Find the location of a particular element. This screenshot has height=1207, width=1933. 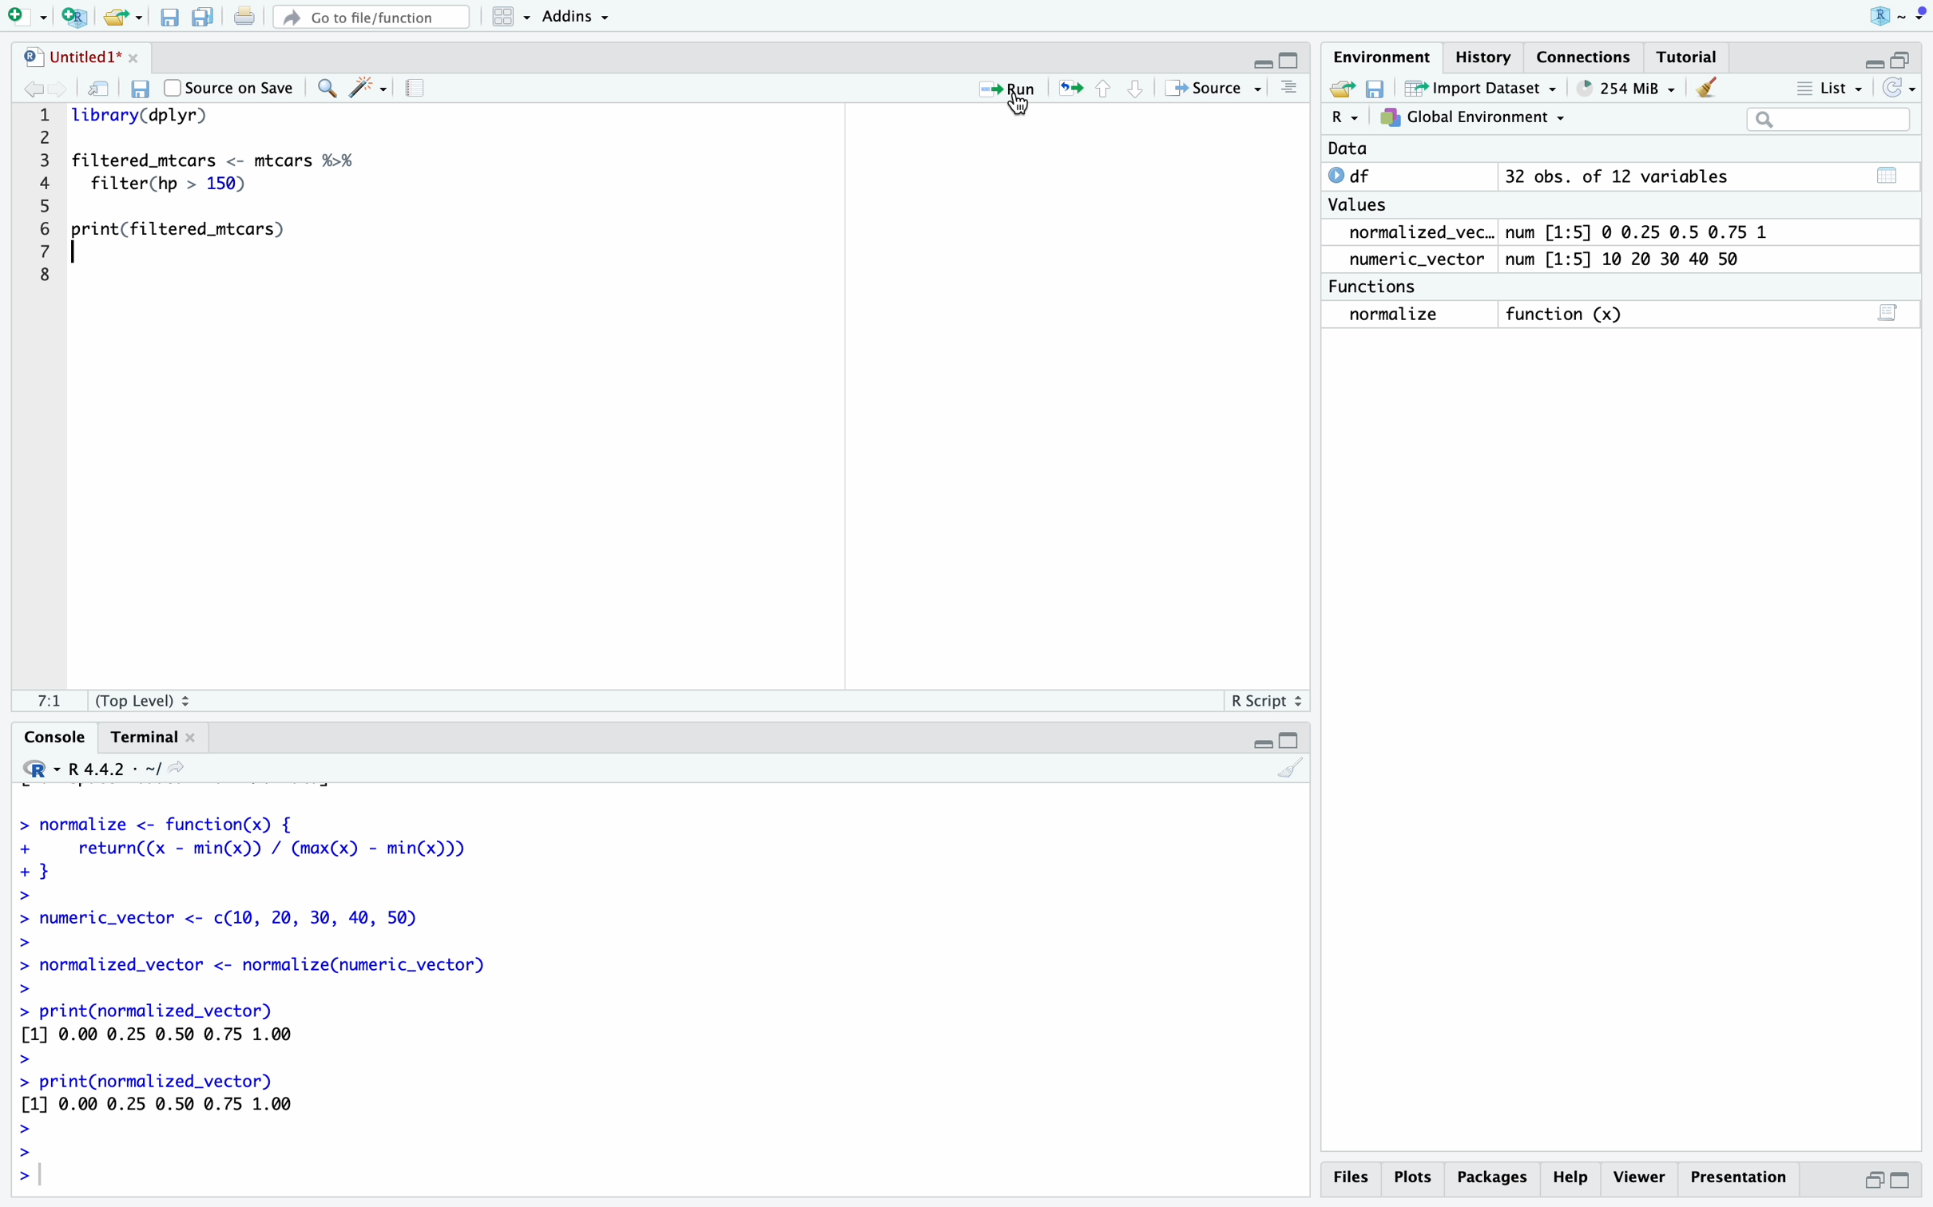

minimize is located at coordinates (1262, 65).